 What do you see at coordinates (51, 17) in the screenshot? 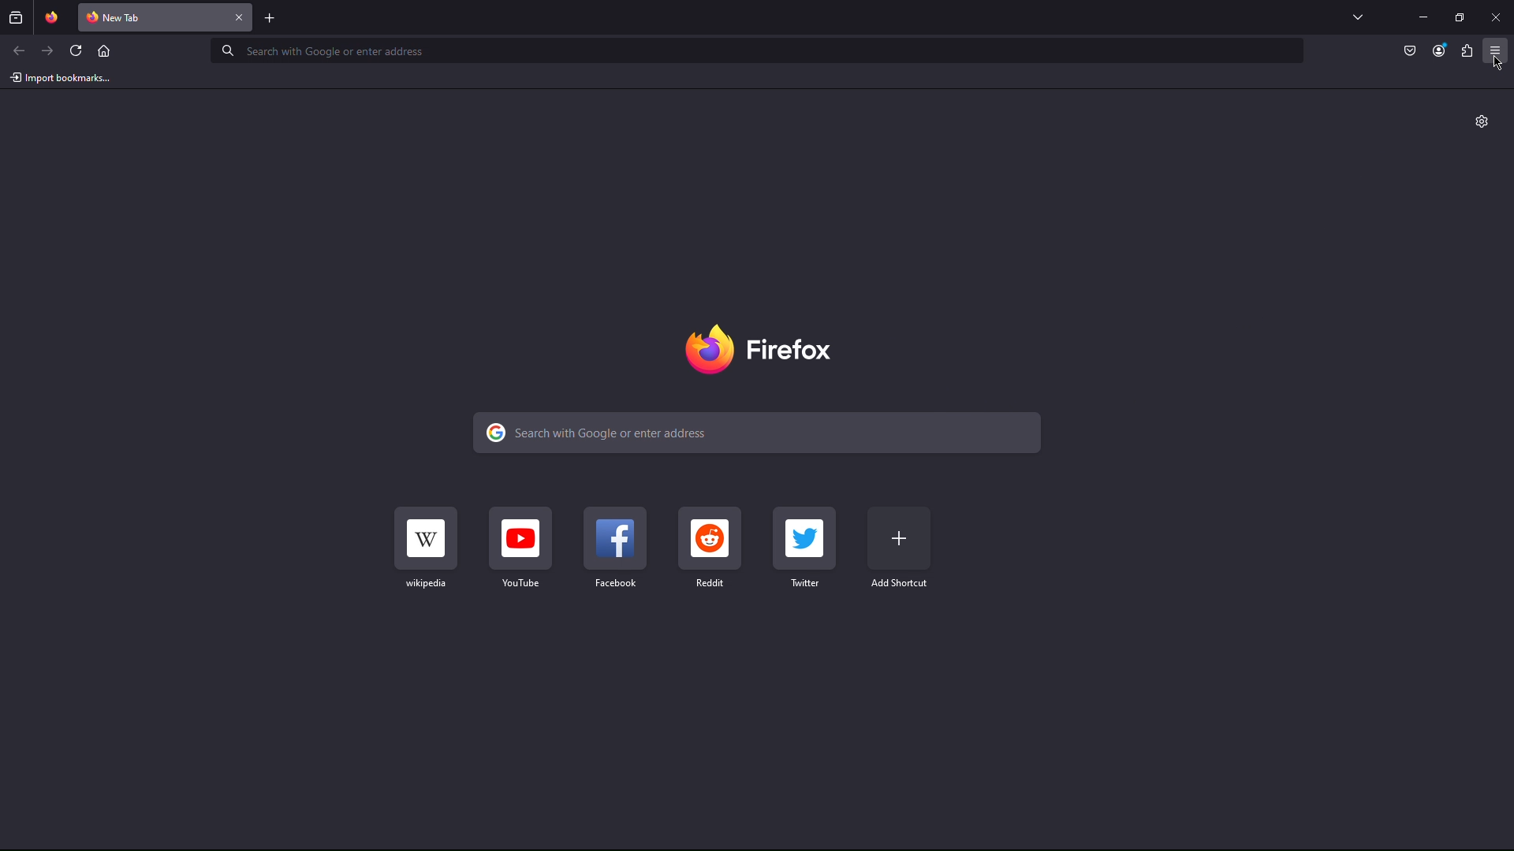
I see `Pinned Tab` at bounding box center [51, 17].